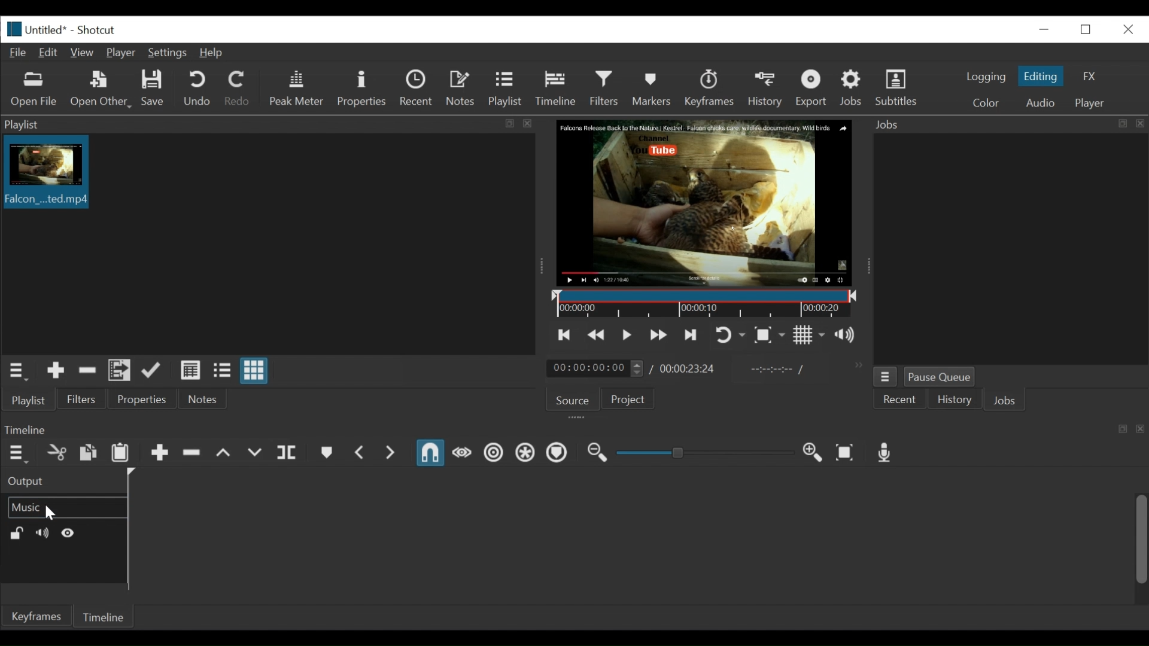 The image size is (1149, 646). I want to click on Ripple, so click(494, 453).